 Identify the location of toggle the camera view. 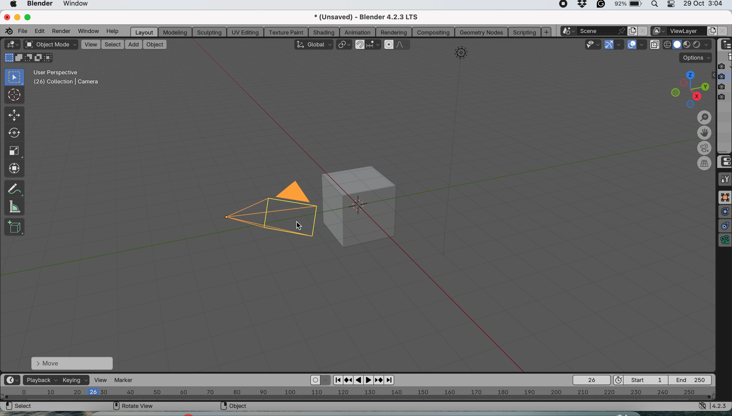
(705, 148).